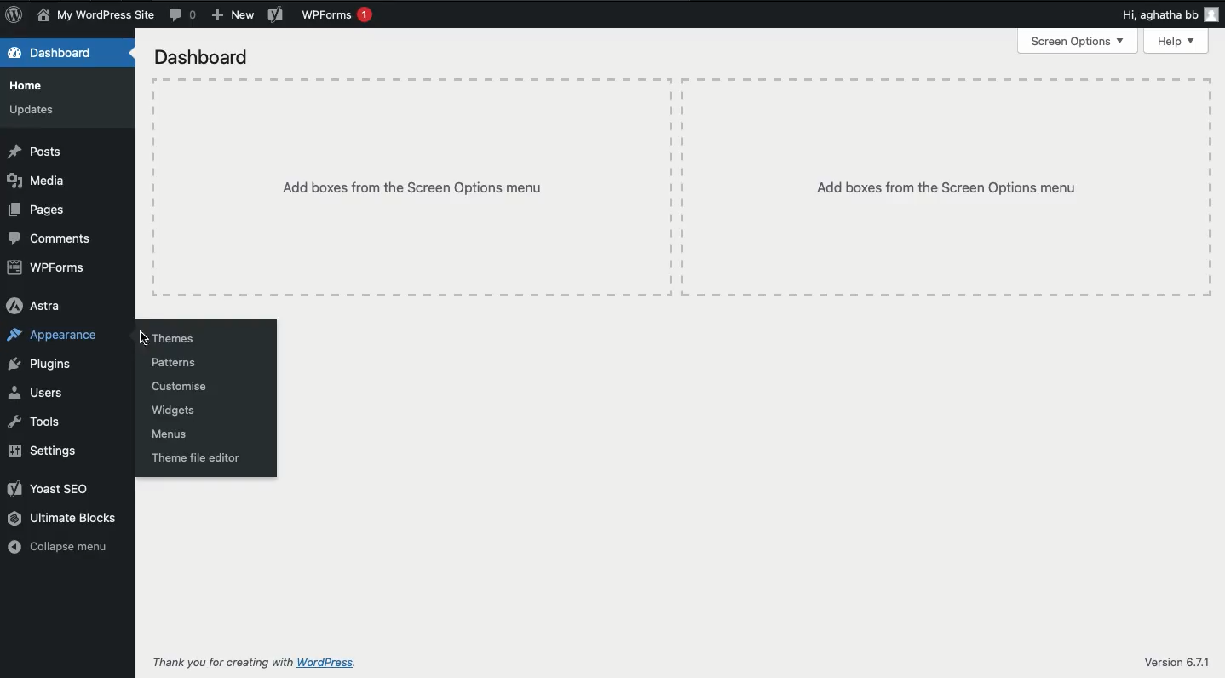 This screenshot has height=678, width=1225. What do you see at coordinates (947, 189) in the screenshot?
I see `Add boxes from the screen options menu` at bounding box center [947, 189].